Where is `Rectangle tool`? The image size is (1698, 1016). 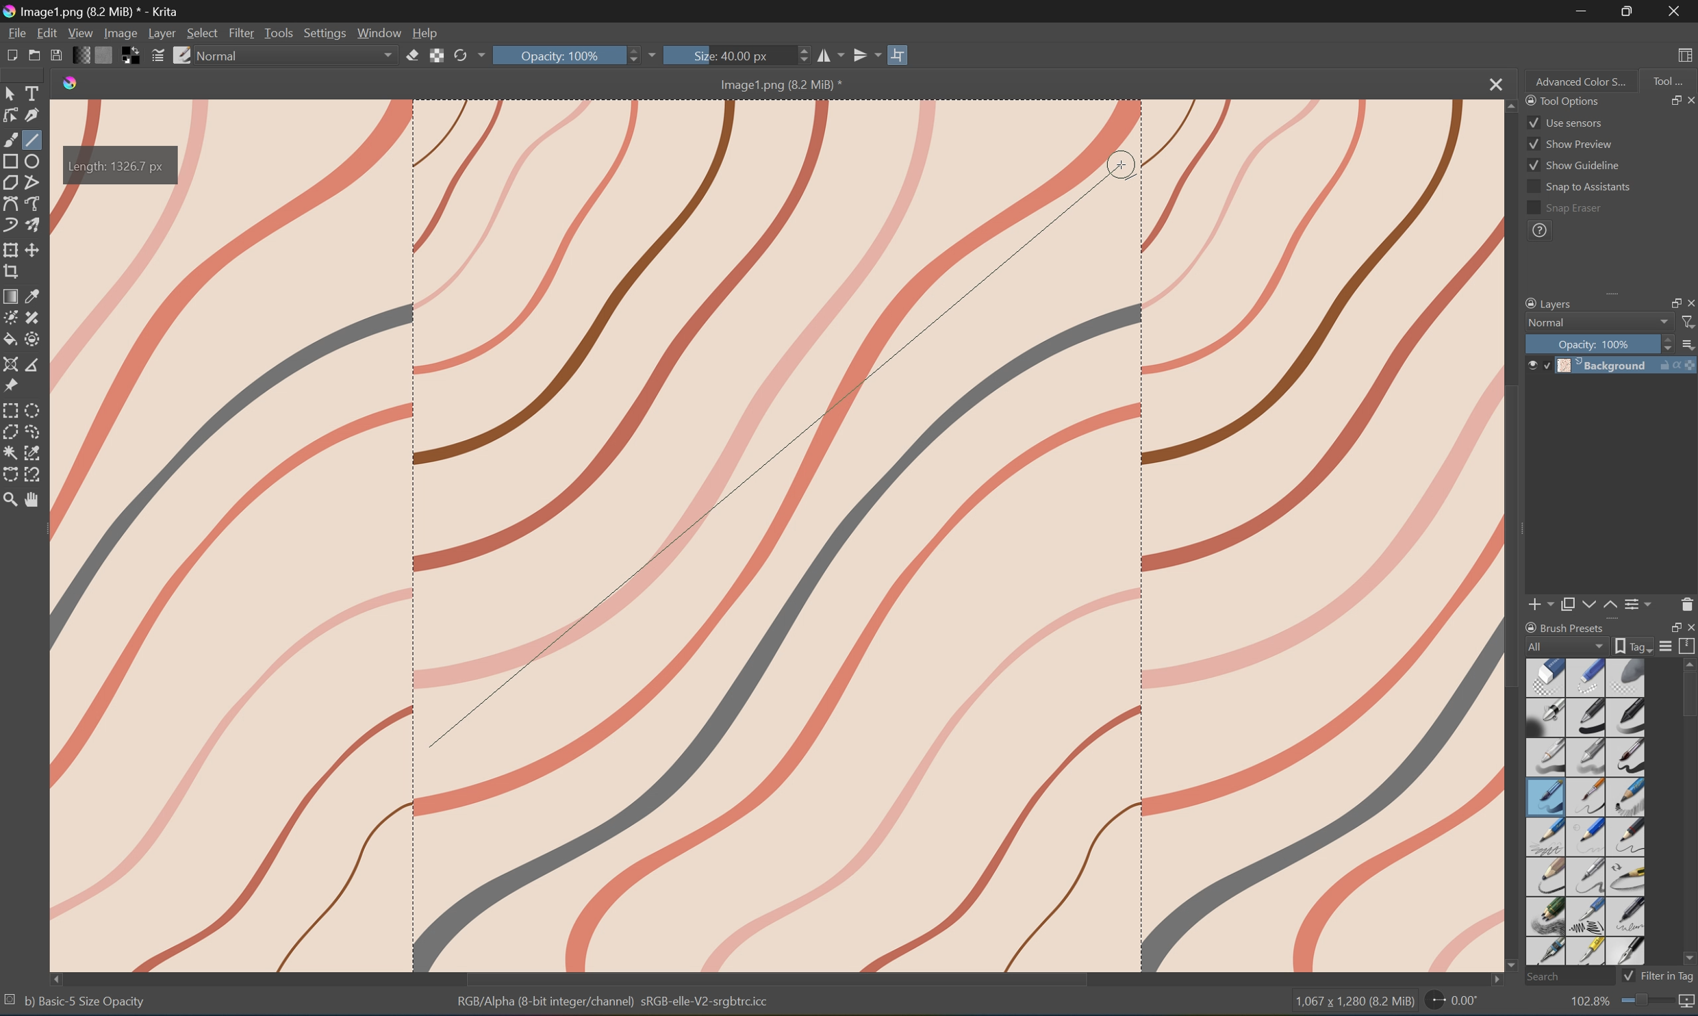
Rectangle tool is located at coordinates (11, 161).